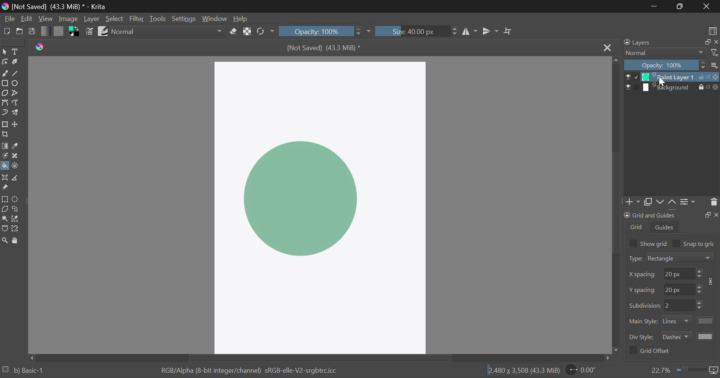  What do you see at coordinates (508, 31) in the screenshot?
I see `Crop` at bounding box center [508, 31].